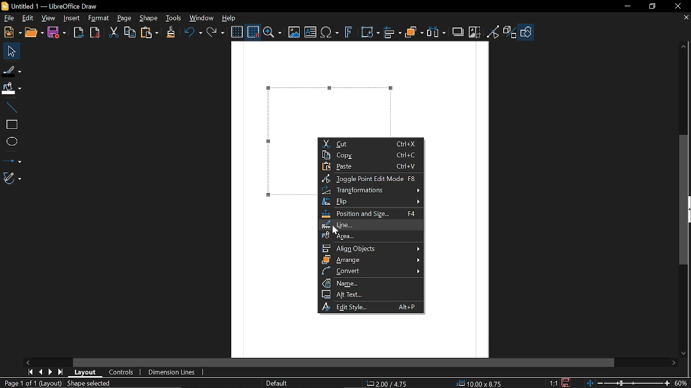 This screenshot has height=388, width=691. I want to click on Curves and polygons, so click(12, 178).